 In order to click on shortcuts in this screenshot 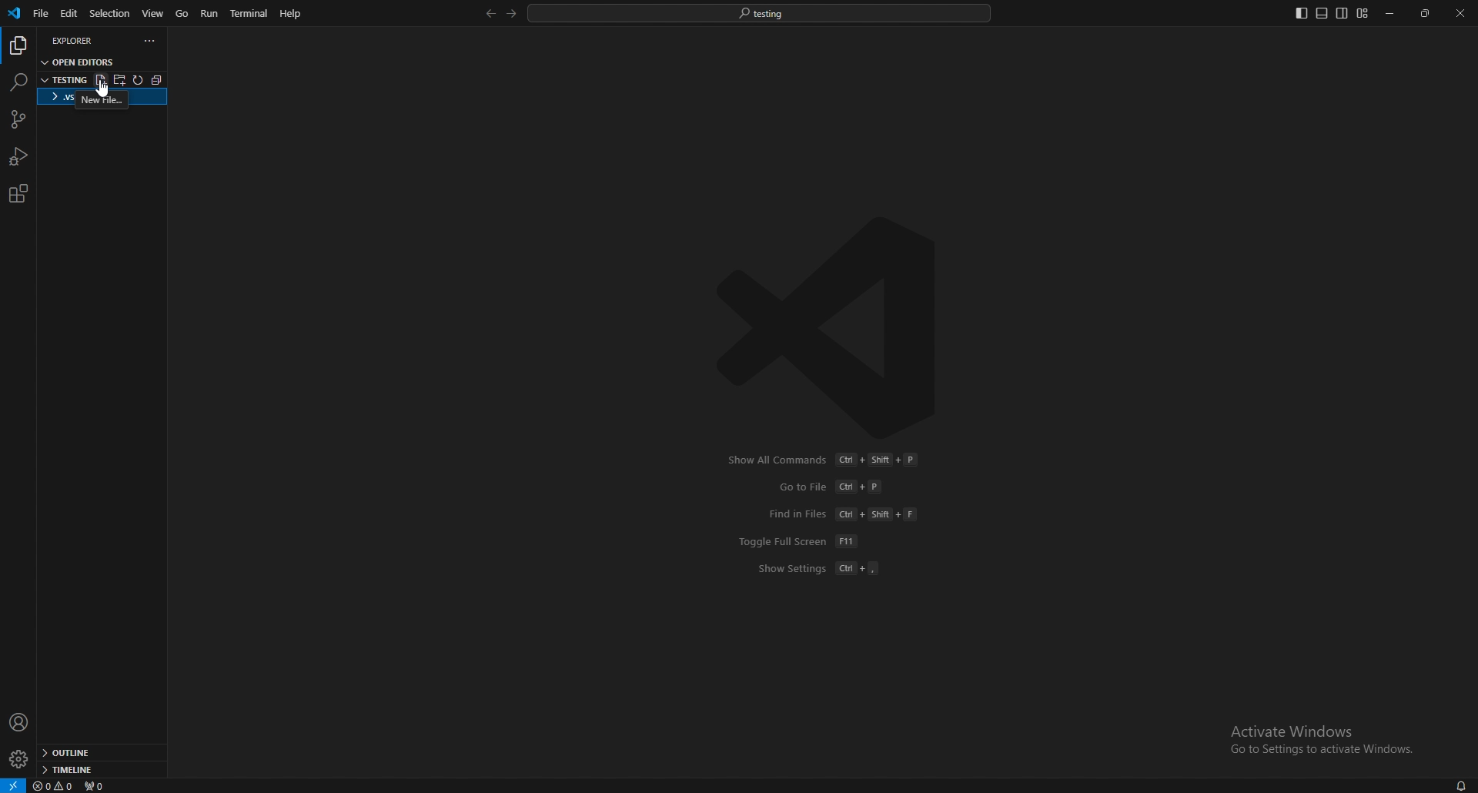, I will do `click(830, 514)`.